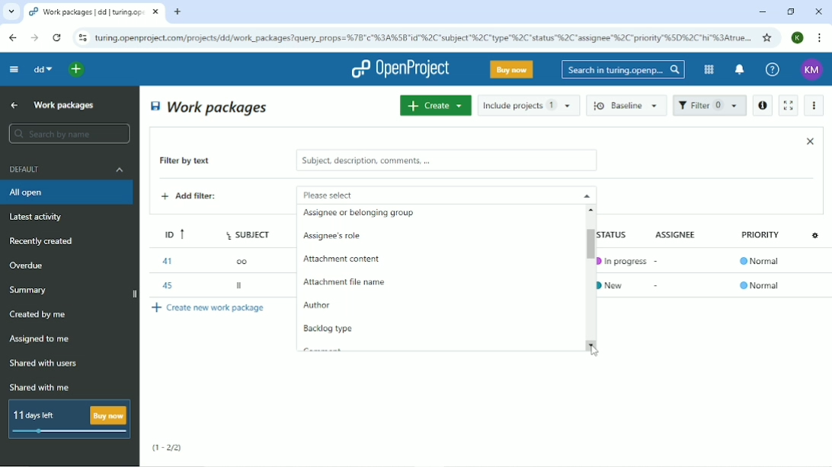  What do you see at coordinates (241, 288) in the screenshot?
I see `ll` at bounding box center [241, 288].